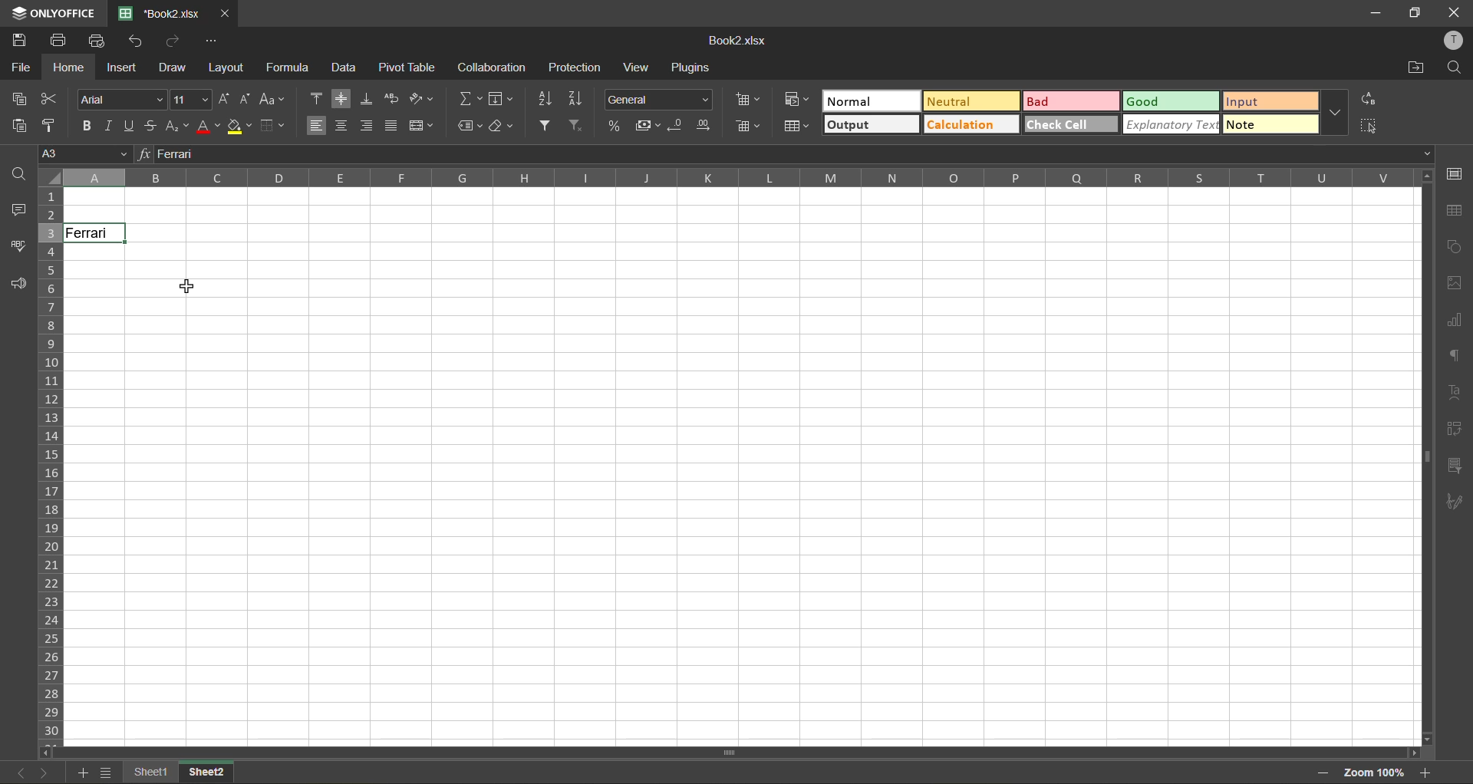  What do you see at coordinates (798, 127) in the screenshot?
I see `format as table` at bounding box center [798, 127].